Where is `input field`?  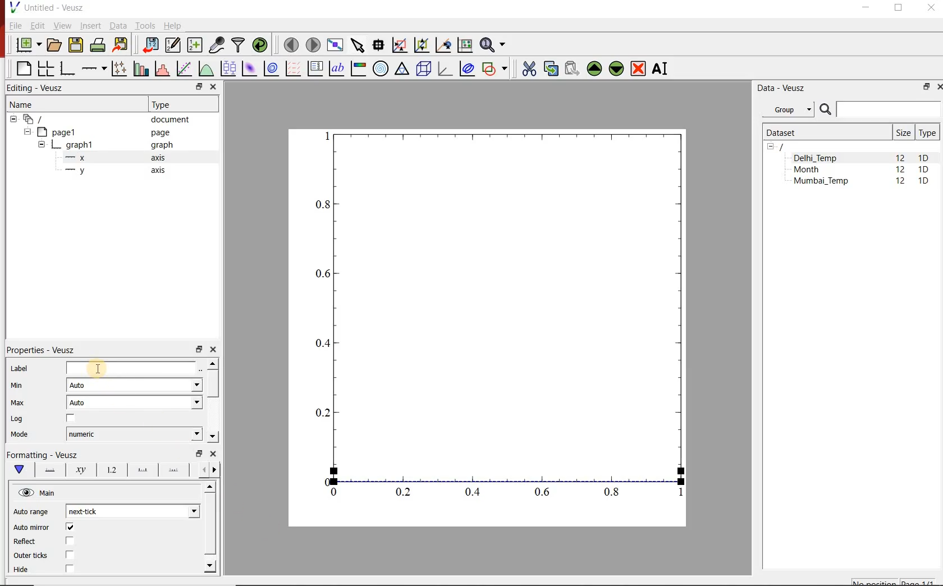
input field is located at coordinates (135, 369).